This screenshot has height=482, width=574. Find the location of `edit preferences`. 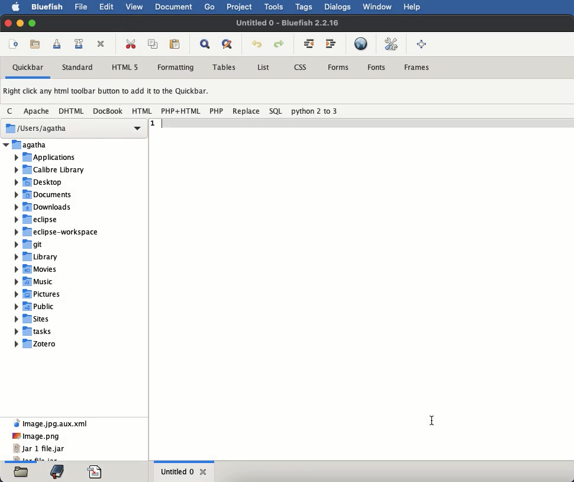

edit preferences is located at coordinates (393, 44).